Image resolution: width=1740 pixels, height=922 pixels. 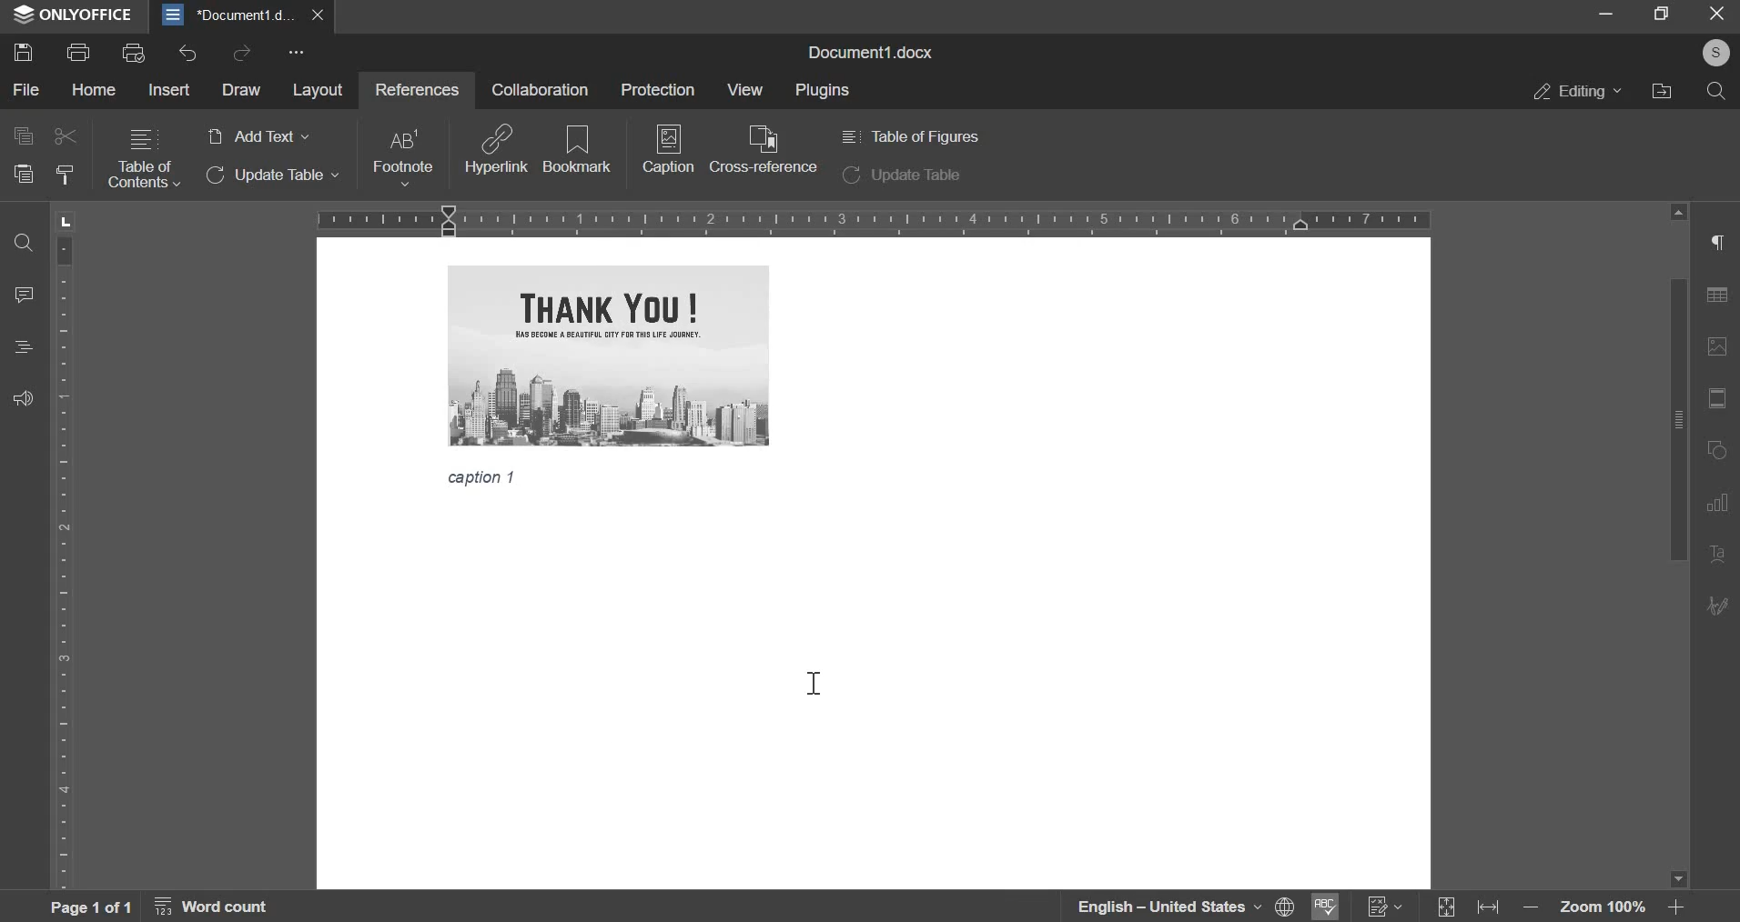 I want to click on update table, so click(x=902, y=176).